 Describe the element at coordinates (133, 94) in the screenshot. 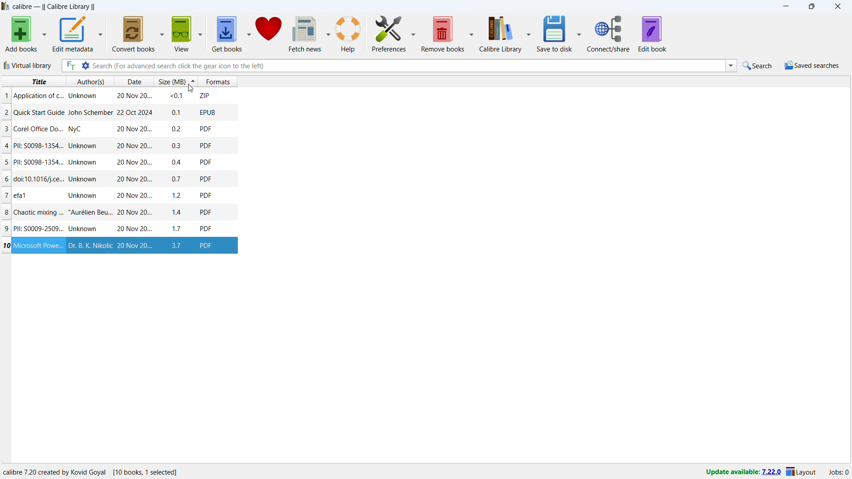

I see `date` at that location.